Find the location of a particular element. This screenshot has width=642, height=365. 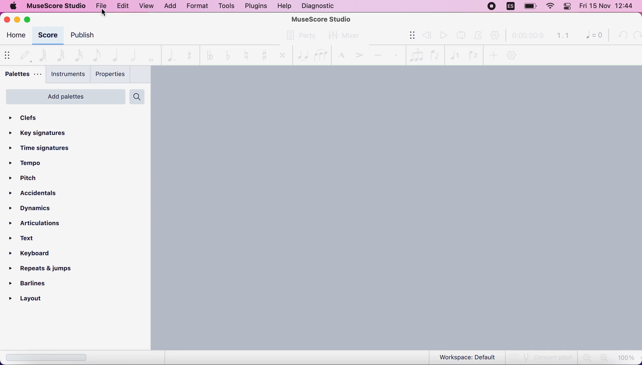

parts is located at coordinates (301, 35).